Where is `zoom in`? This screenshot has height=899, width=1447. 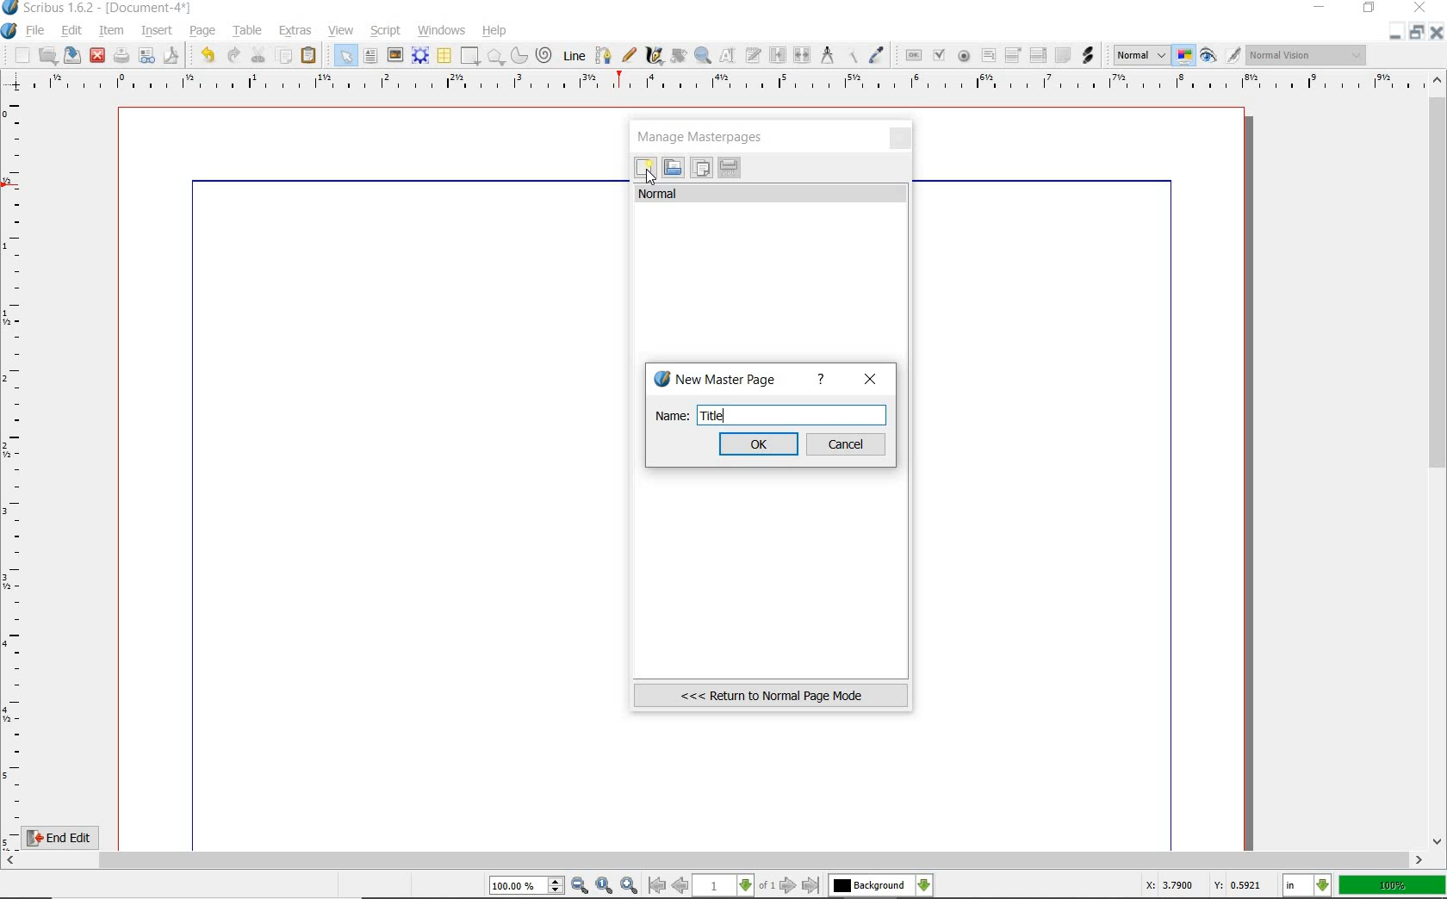
zoom in is located at coordinates (629, 884).